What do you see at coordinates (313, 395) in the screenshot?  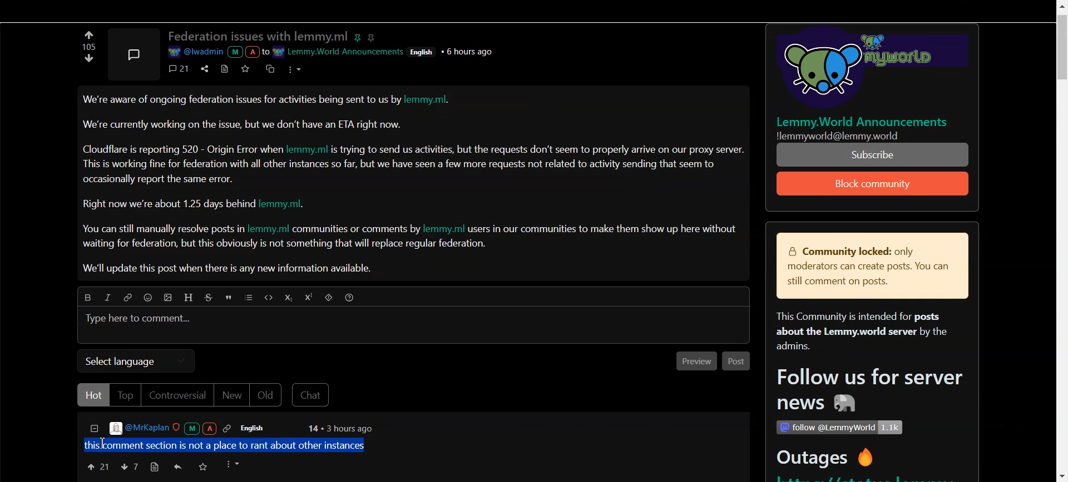 I see `Chat` at bounding box center [313, 395].